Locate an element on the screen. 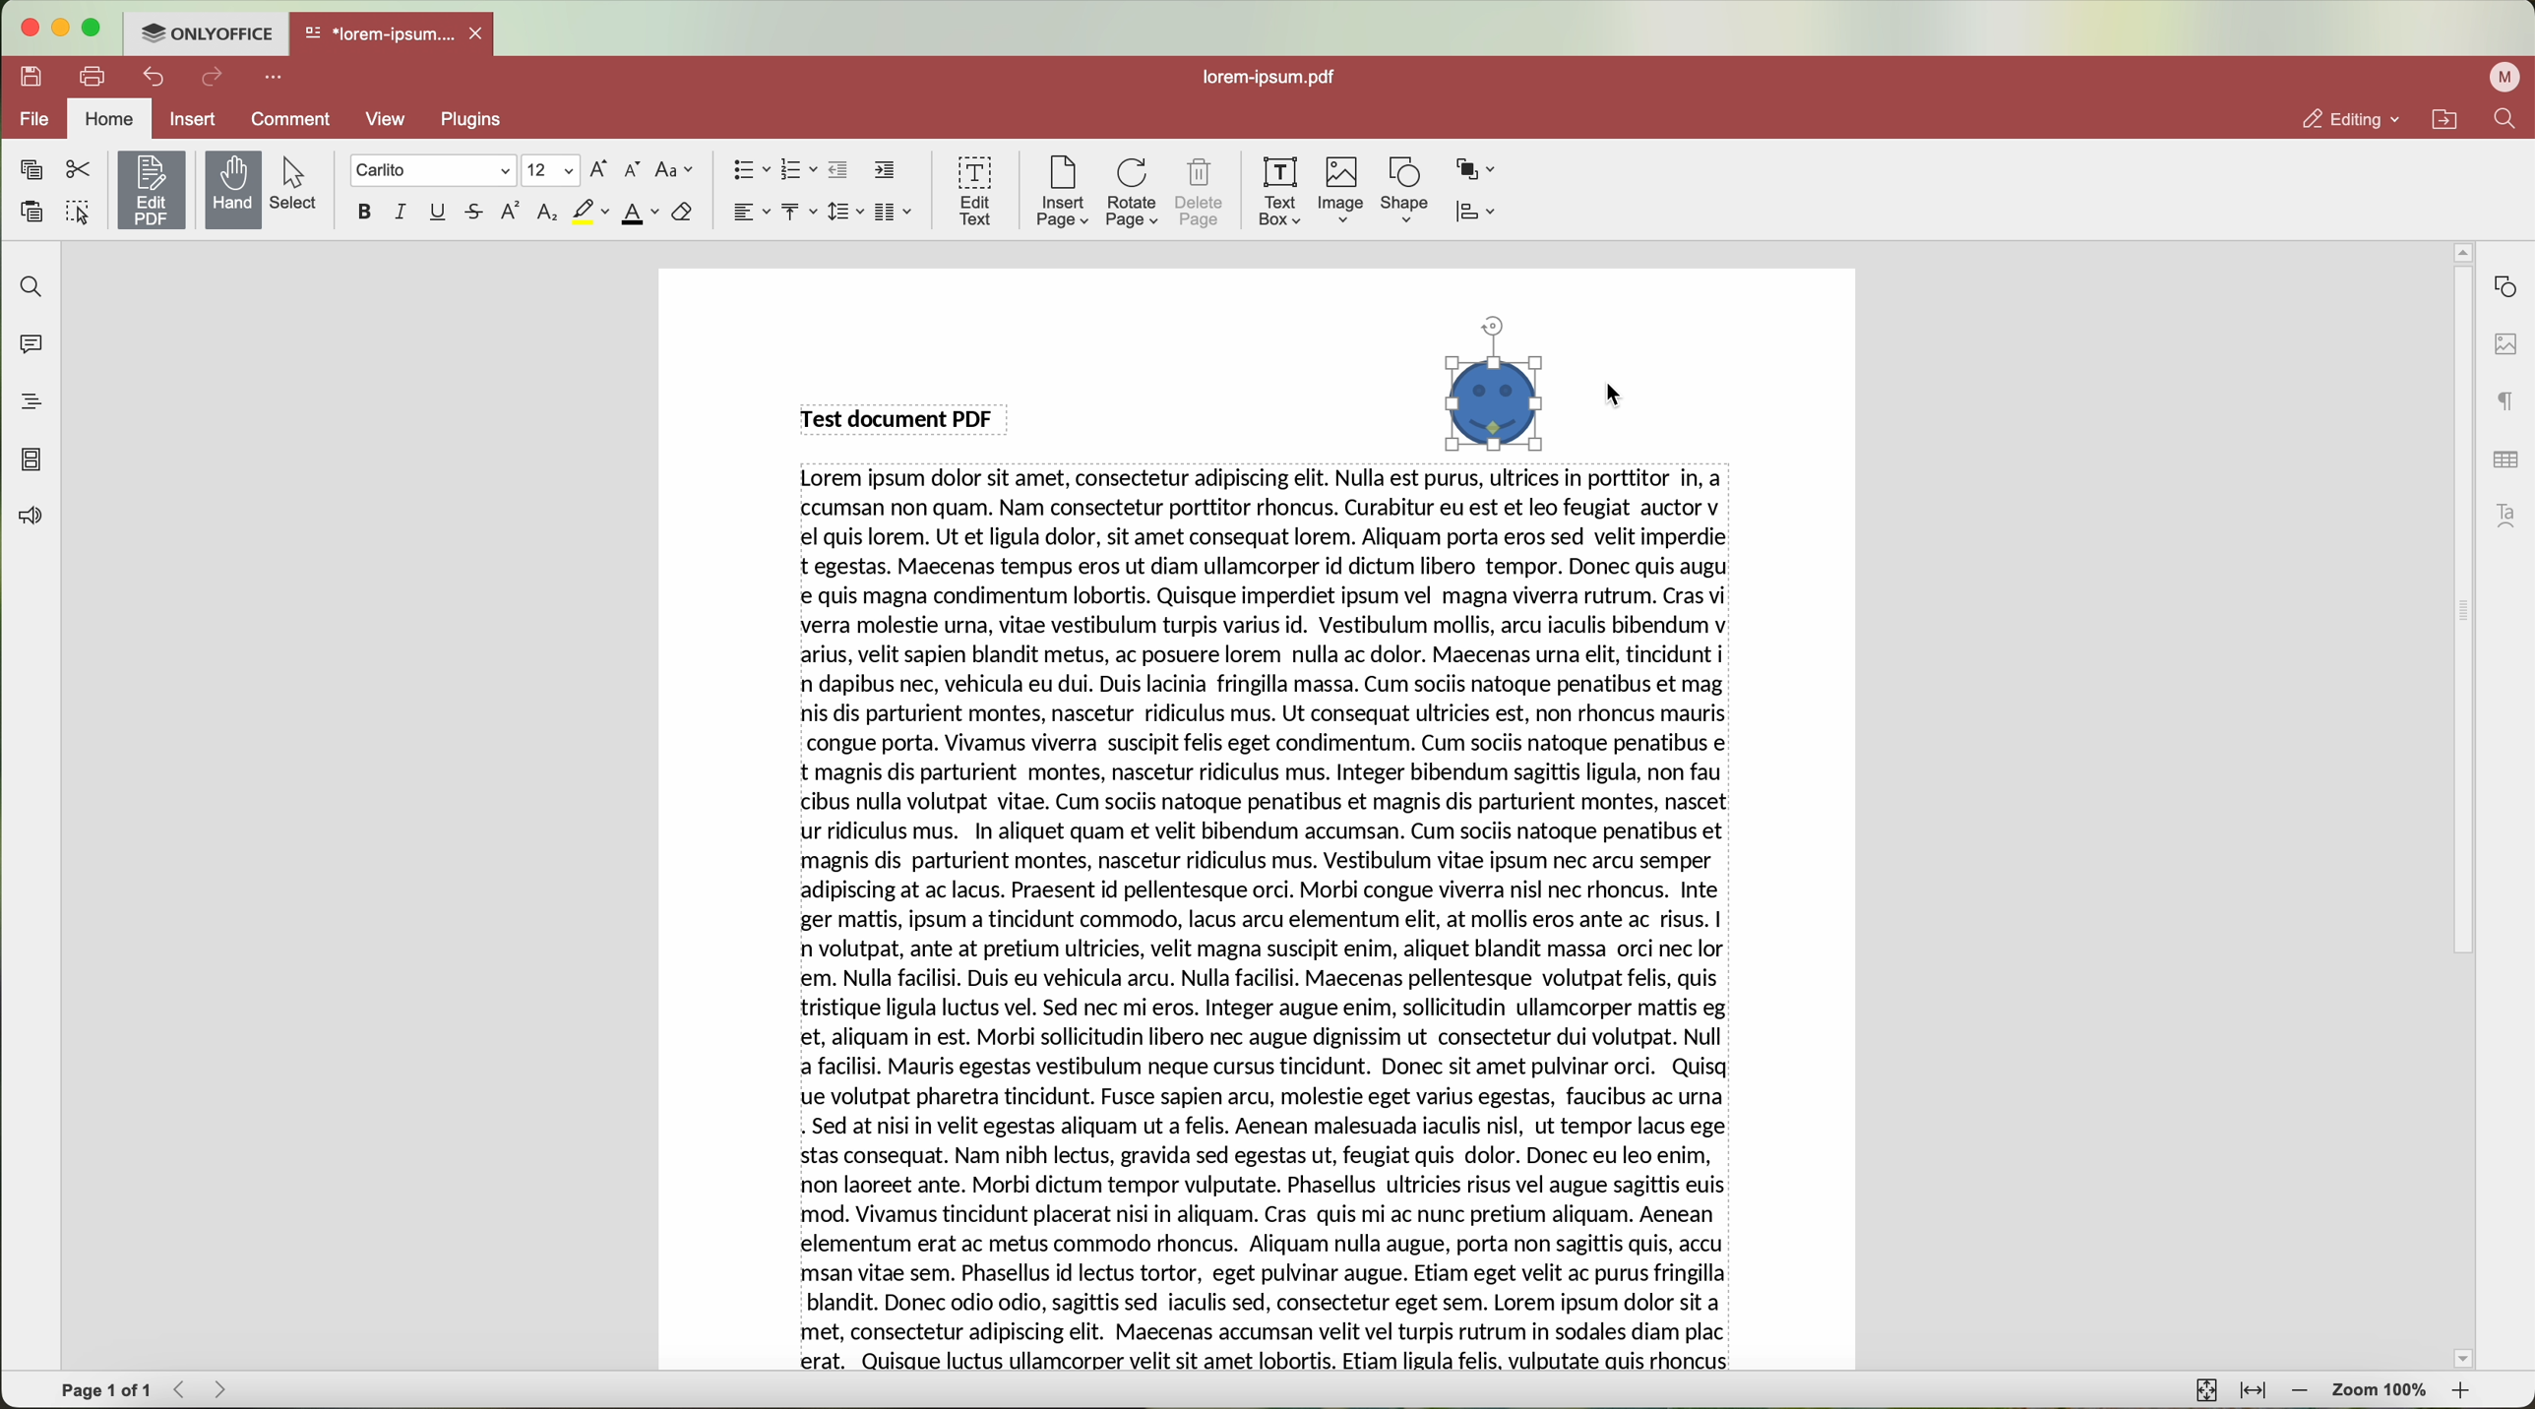  color font is located at coordinates (640, 214).